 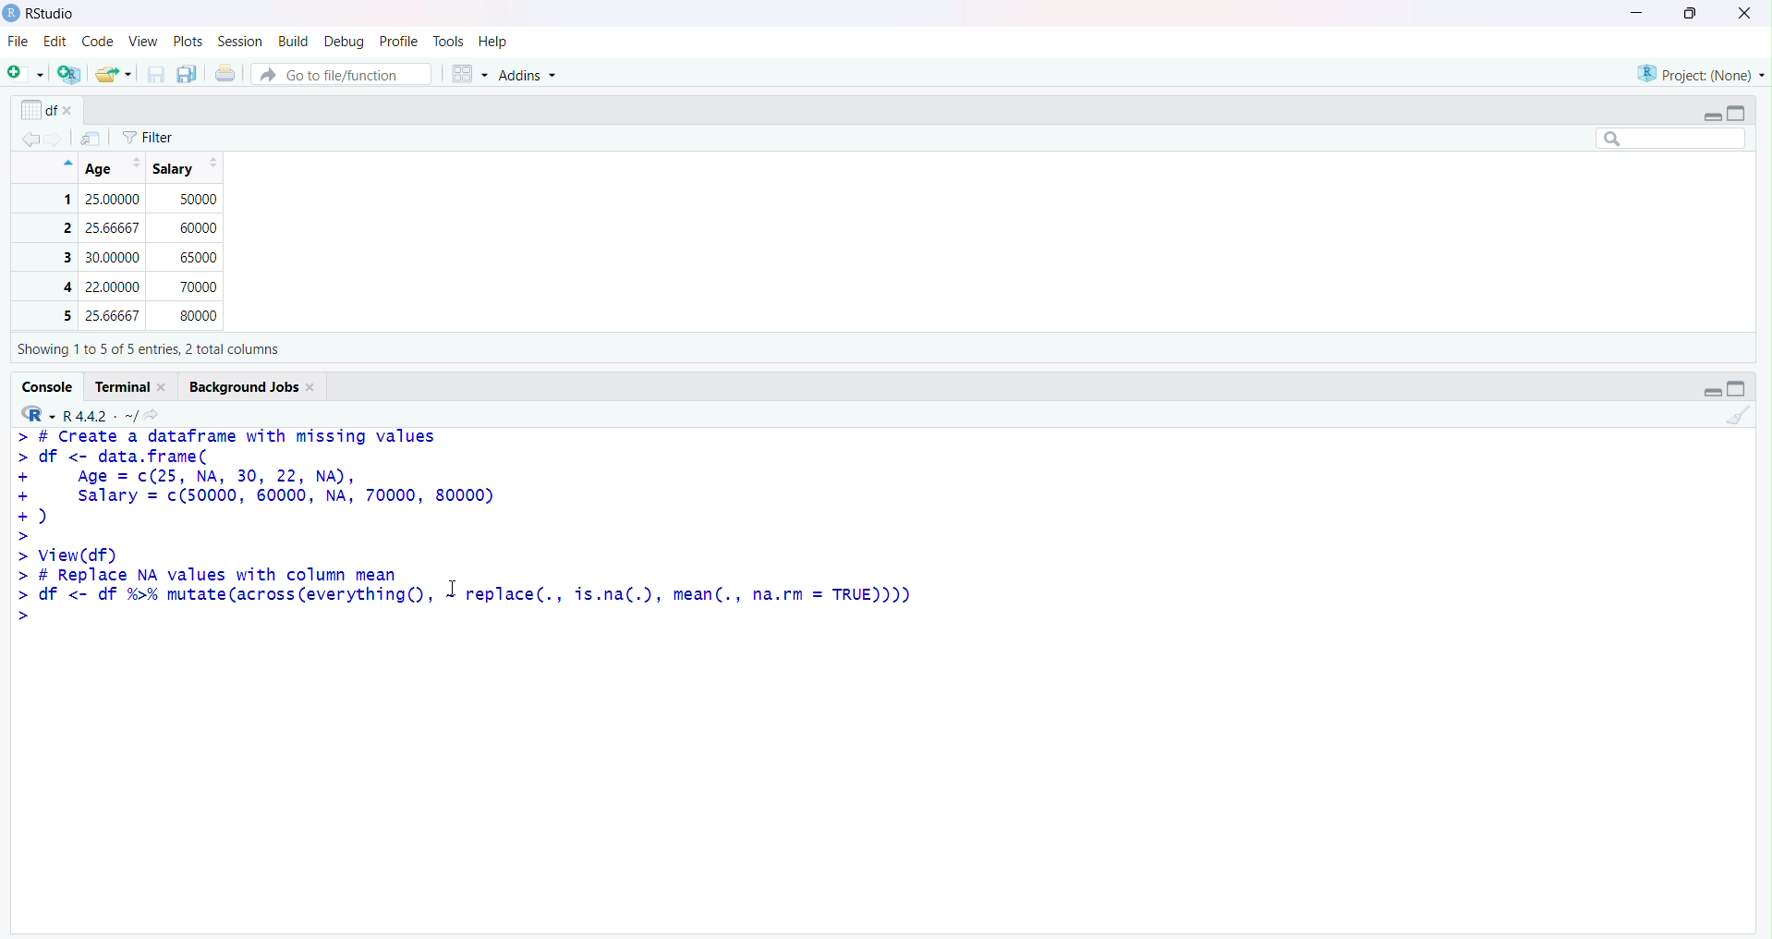 What do you see at coordinates (253, 386) in the screenshot?
I see `Background Jobs` at bounding box center [253, 386].